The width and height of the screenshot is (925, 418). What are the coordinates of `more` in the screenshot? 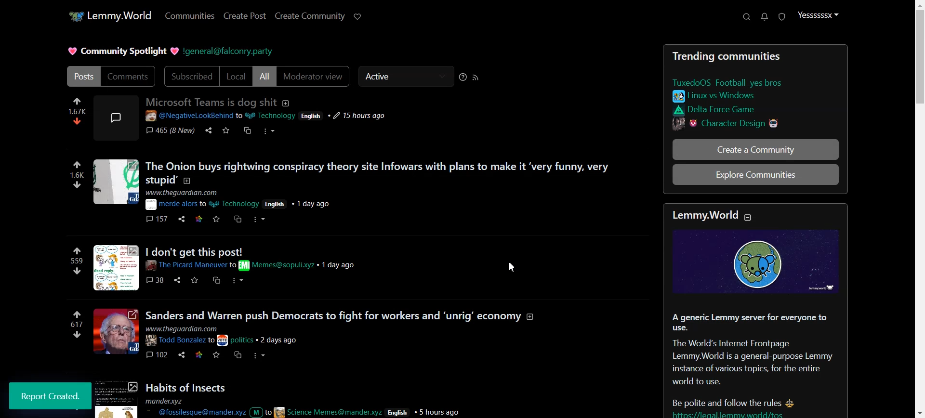 It's located at (261, 220).